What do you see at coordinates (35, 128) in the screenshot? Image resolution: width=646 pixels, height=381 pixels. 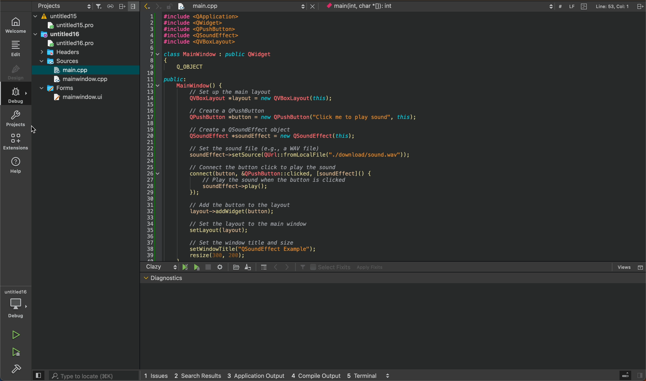 I see `cursor` at bounding box center [35, 128].